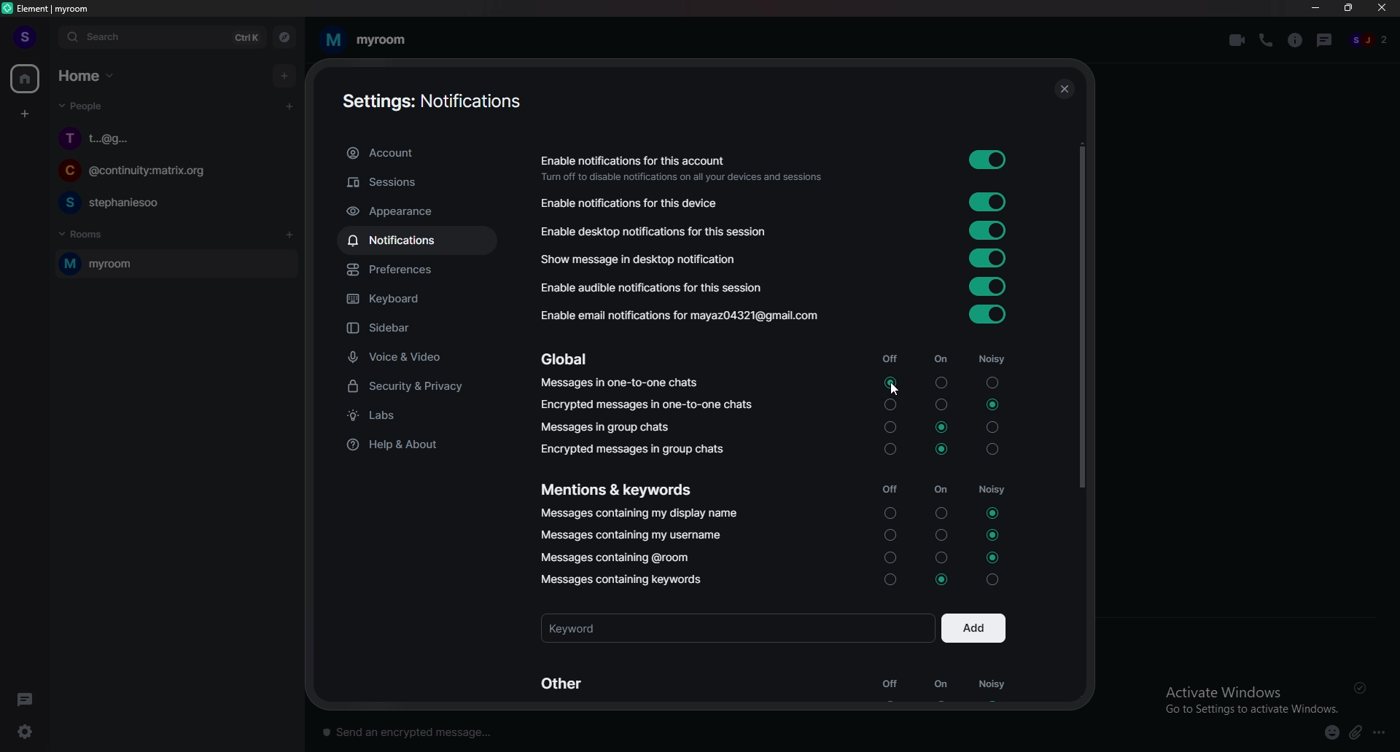 The width and height of the screenshot is (1400, 752). Describe the element at coordinates (422, 212) in the screenshot. I see `appearance` at that location.